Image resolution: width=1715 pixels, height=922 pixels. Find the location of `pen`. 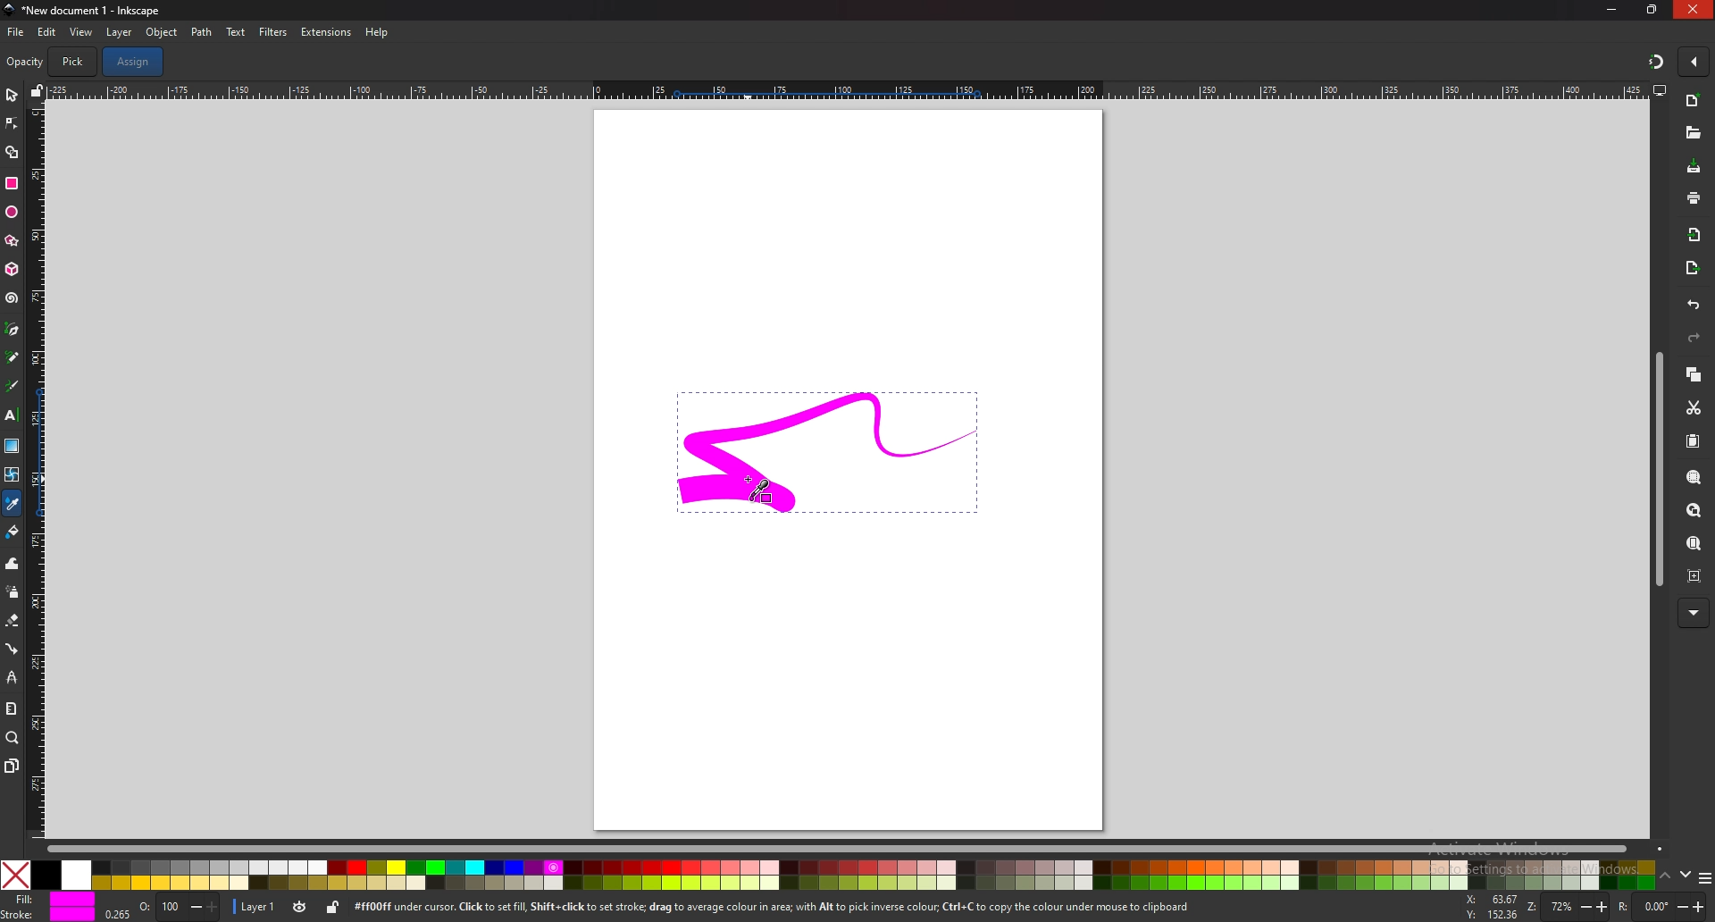

pen is located at coordinates (12, 328).